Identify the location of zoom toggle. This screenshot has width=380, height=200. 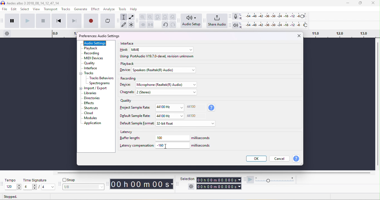
(173, 17).